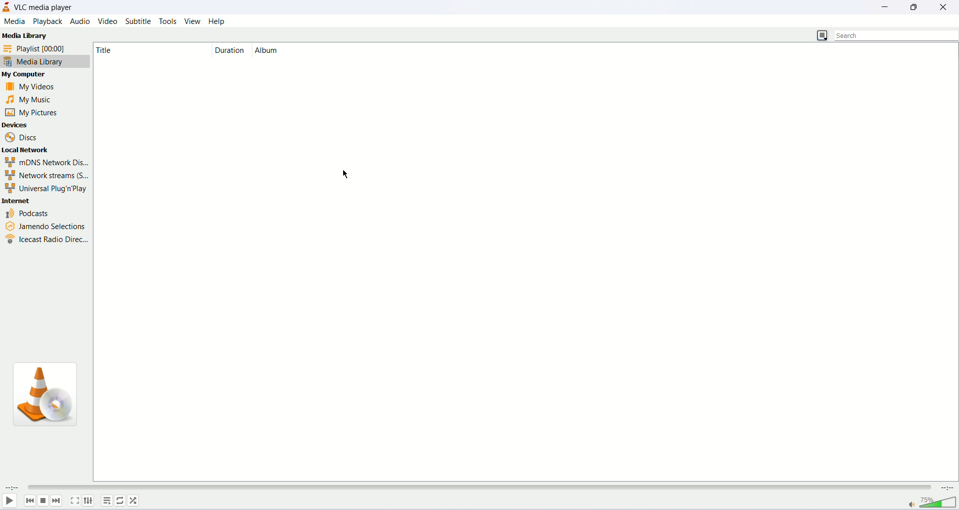 The height and width of the screenshot is (510, 959). I want to click on volume bar, so click(932, 501).